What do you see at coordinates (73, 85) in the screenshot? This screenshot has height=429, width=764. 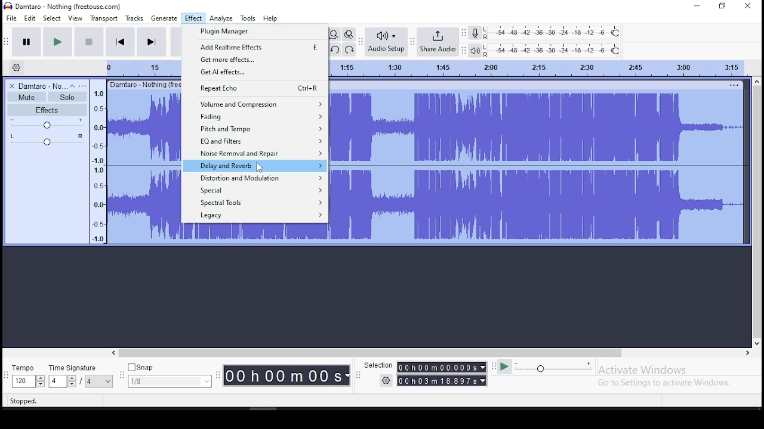 I see `collapse` at bounding box center [73, 85].